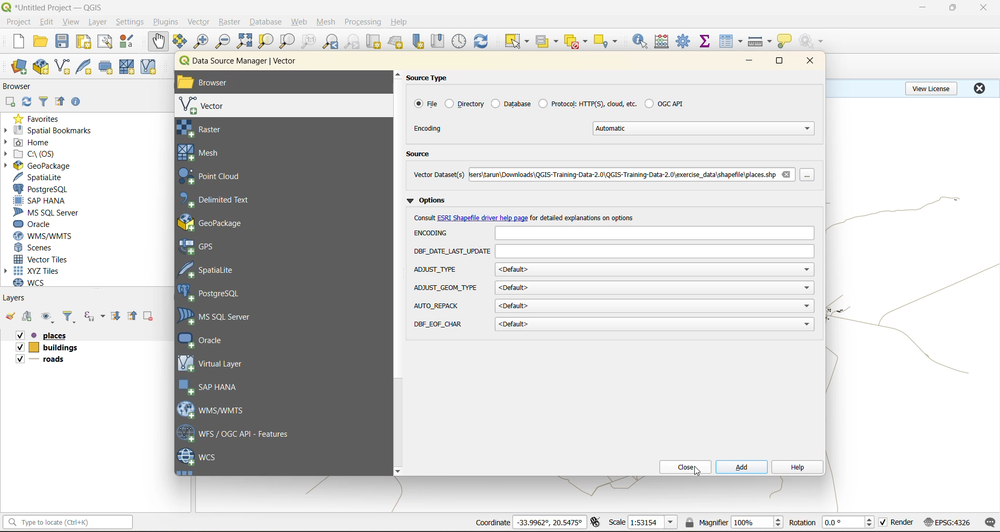 This screenshot has height=532, width=1000. What do you see at coordinates (215, 294) in the screenshot?
I see `postgresql` at bounding box center [215, 294].